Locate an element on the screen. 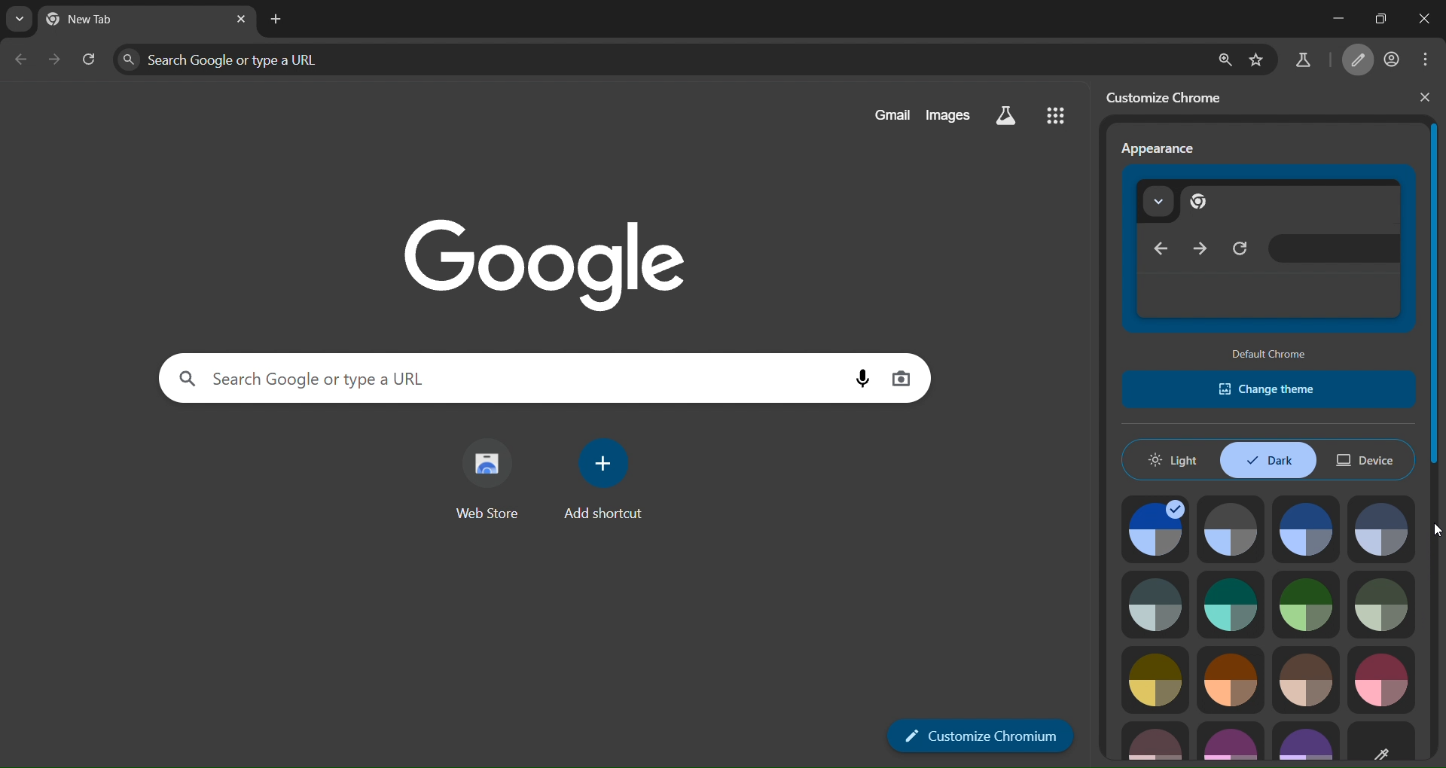  slider is located at coordinates (1437, 427).